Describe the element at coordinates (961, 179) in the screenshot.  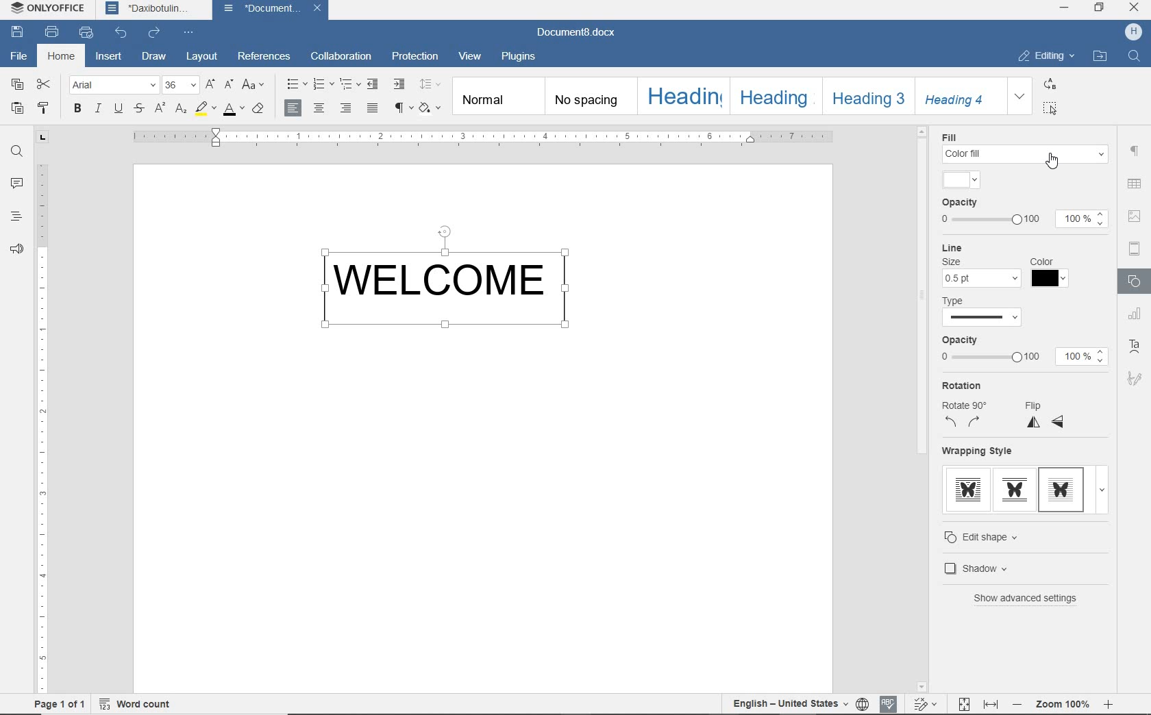
I see `style` at that location.